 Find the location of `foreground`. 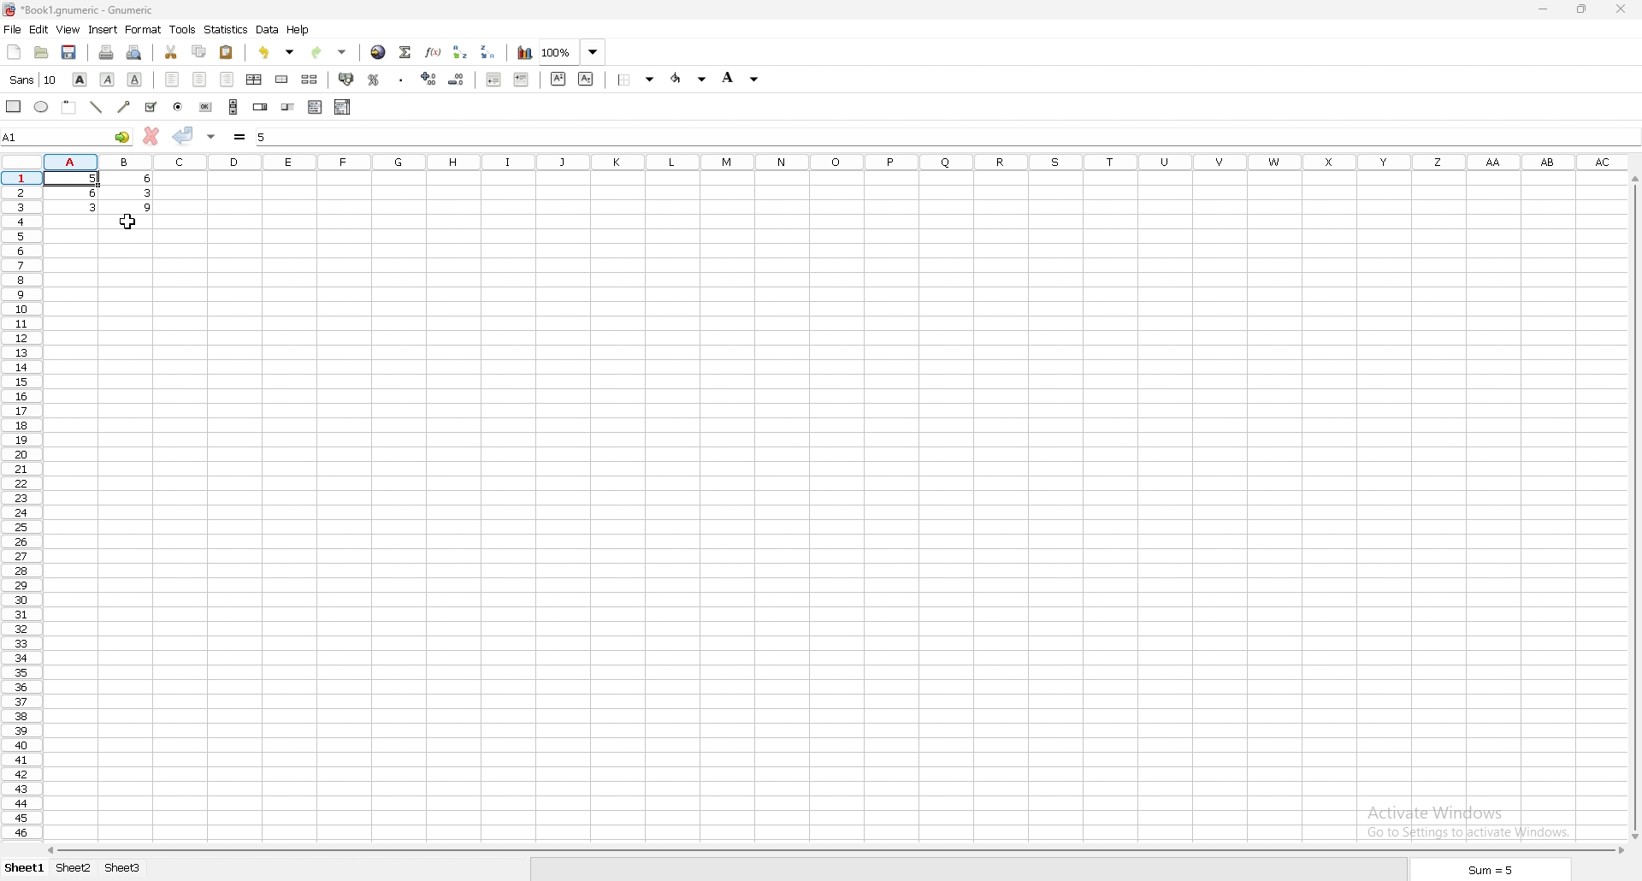

foreground is located at coordinates (744, 78).